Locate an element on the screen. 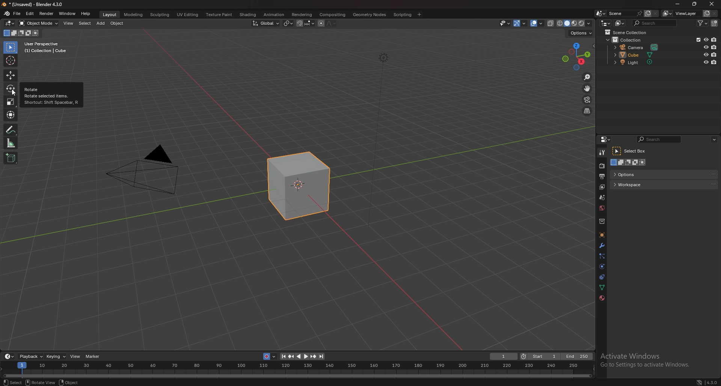 This screenshot has height=386, width=721. scene is located at coordinates (625, 13).